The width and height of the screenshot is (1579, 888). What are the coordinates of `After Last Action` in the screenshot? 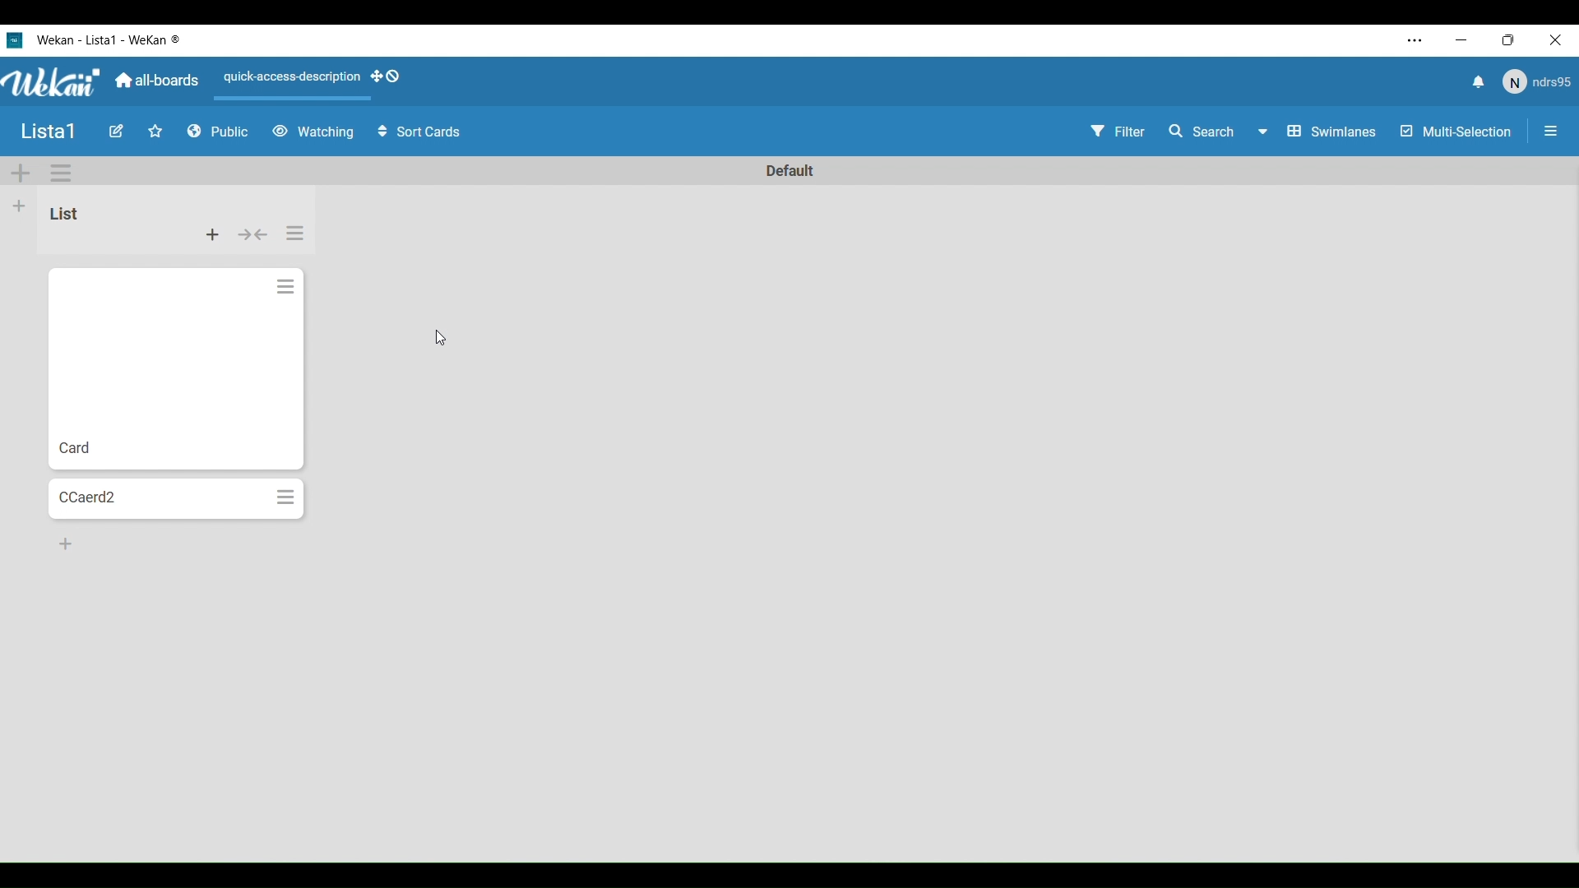 It's located at (159, 369).